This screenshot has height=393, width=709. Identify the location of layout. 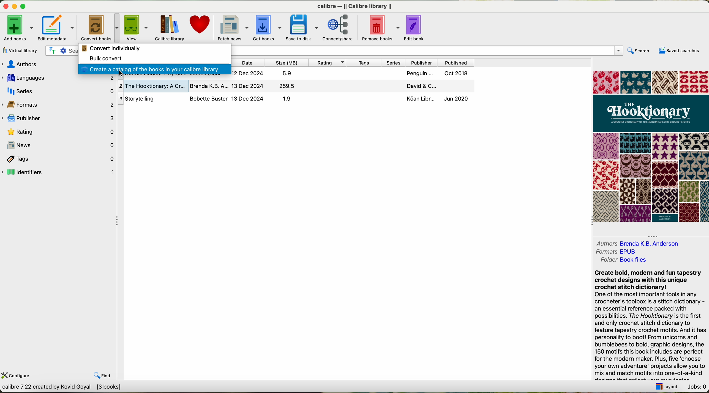
(665, 386).